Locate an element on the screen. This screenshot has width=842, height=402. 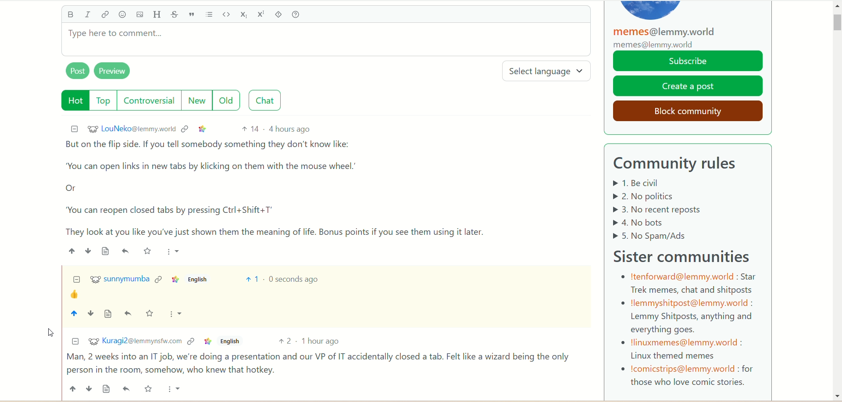
scroll bar is located at coordinates (836, 57).